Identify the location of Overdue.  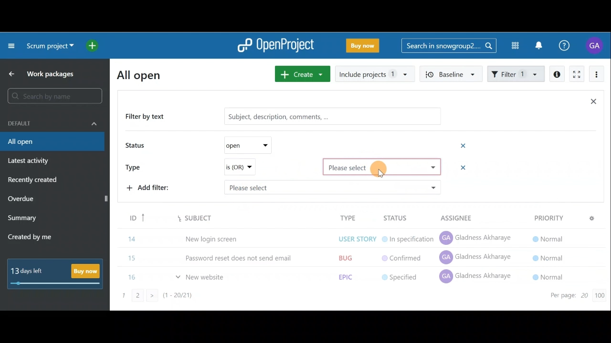
(22, 200).